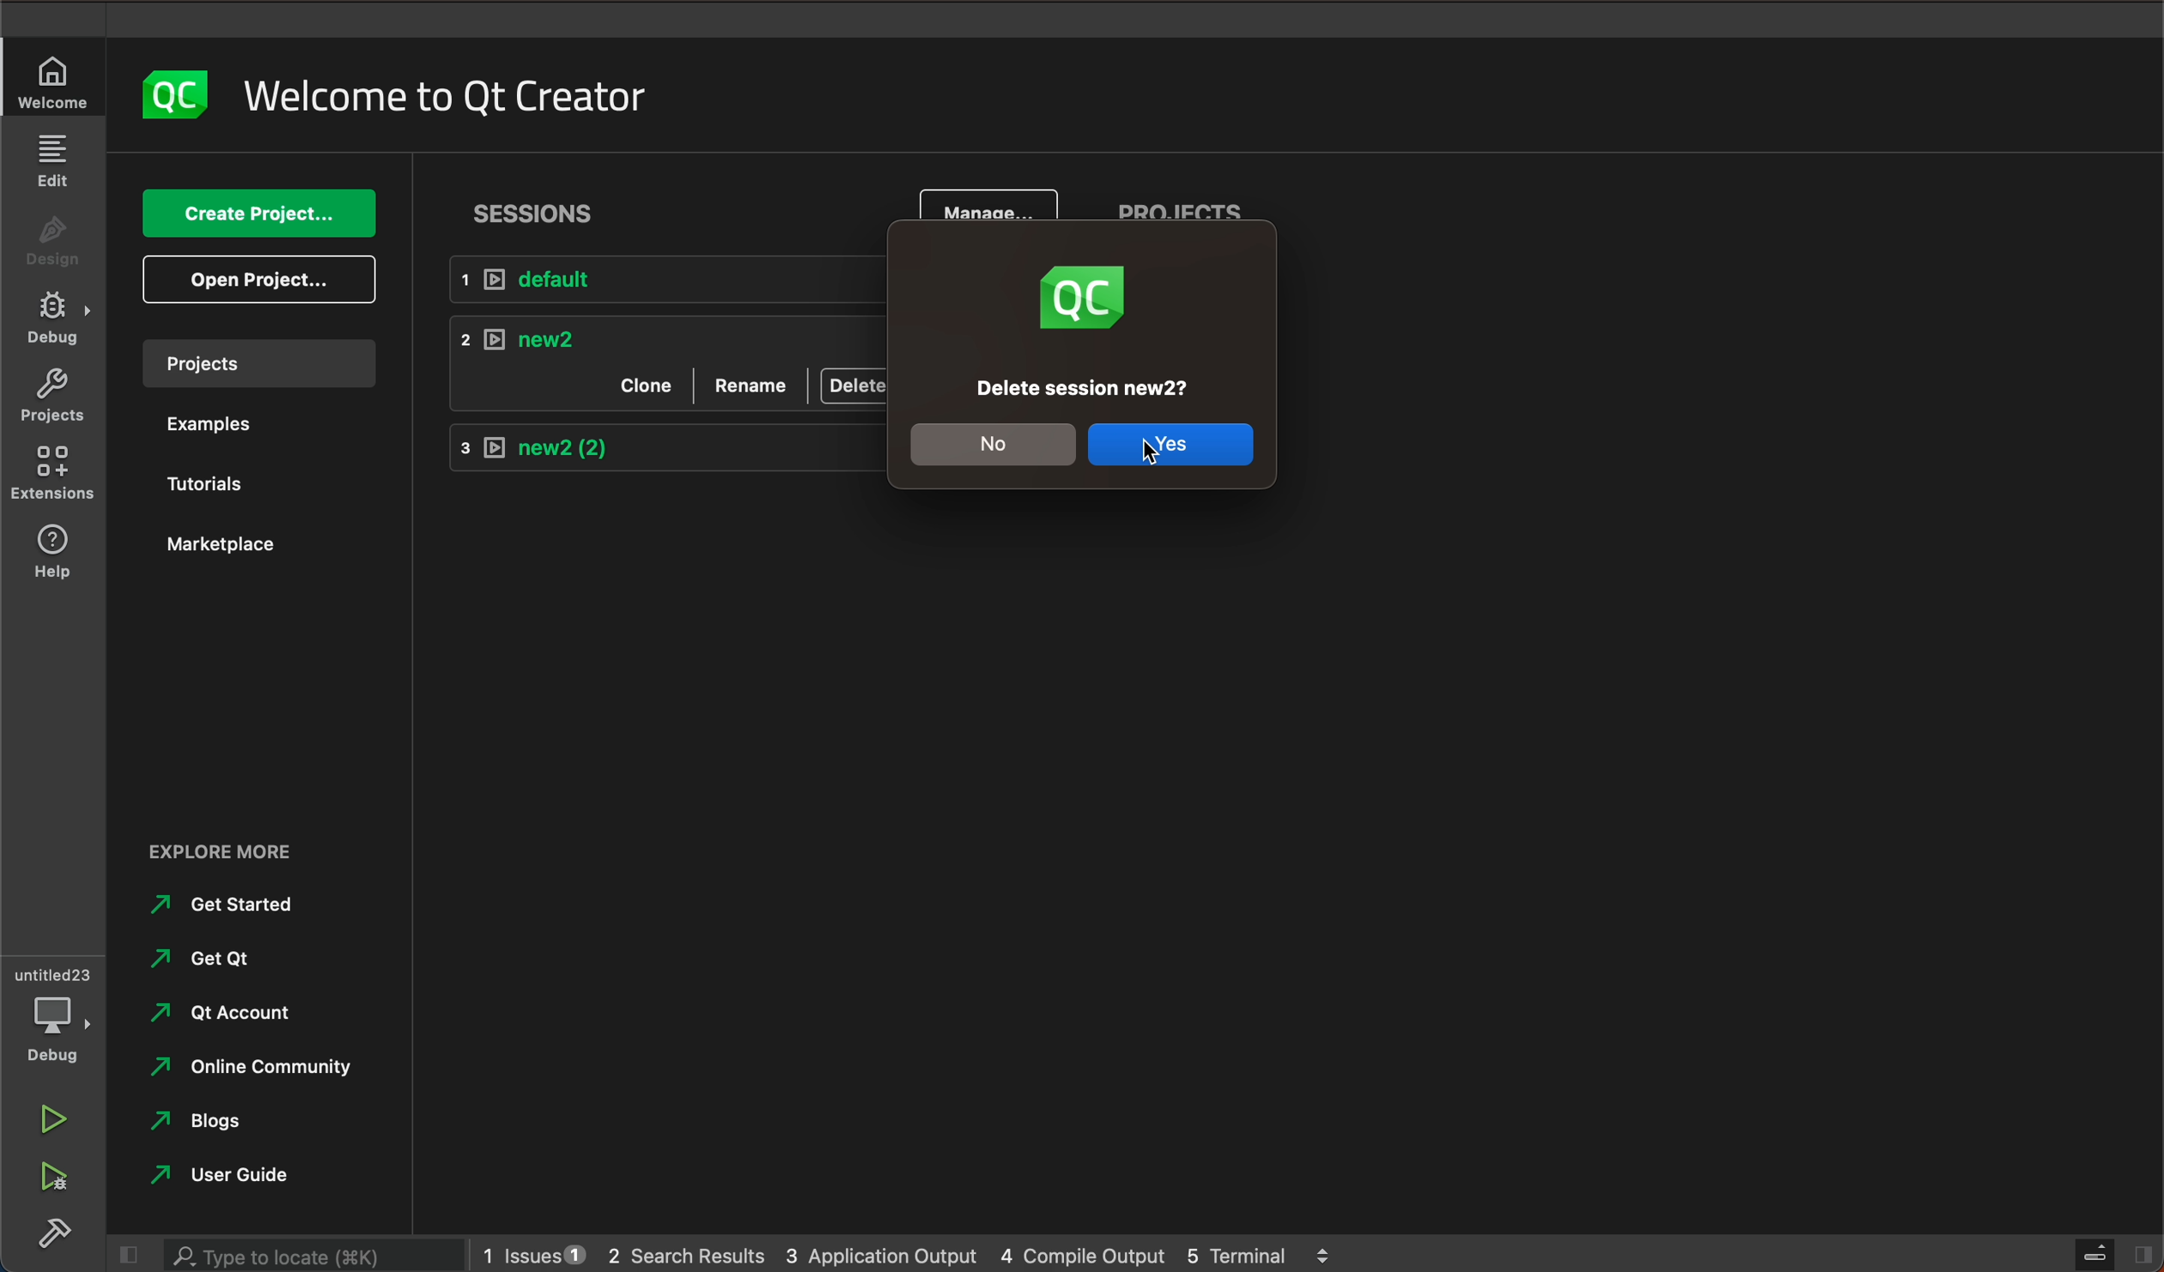 The image size is (2164, 1272). What do you see at coordinates (650, 381) in the screenshot?
I see `clone` at bounding box center [650, 381].